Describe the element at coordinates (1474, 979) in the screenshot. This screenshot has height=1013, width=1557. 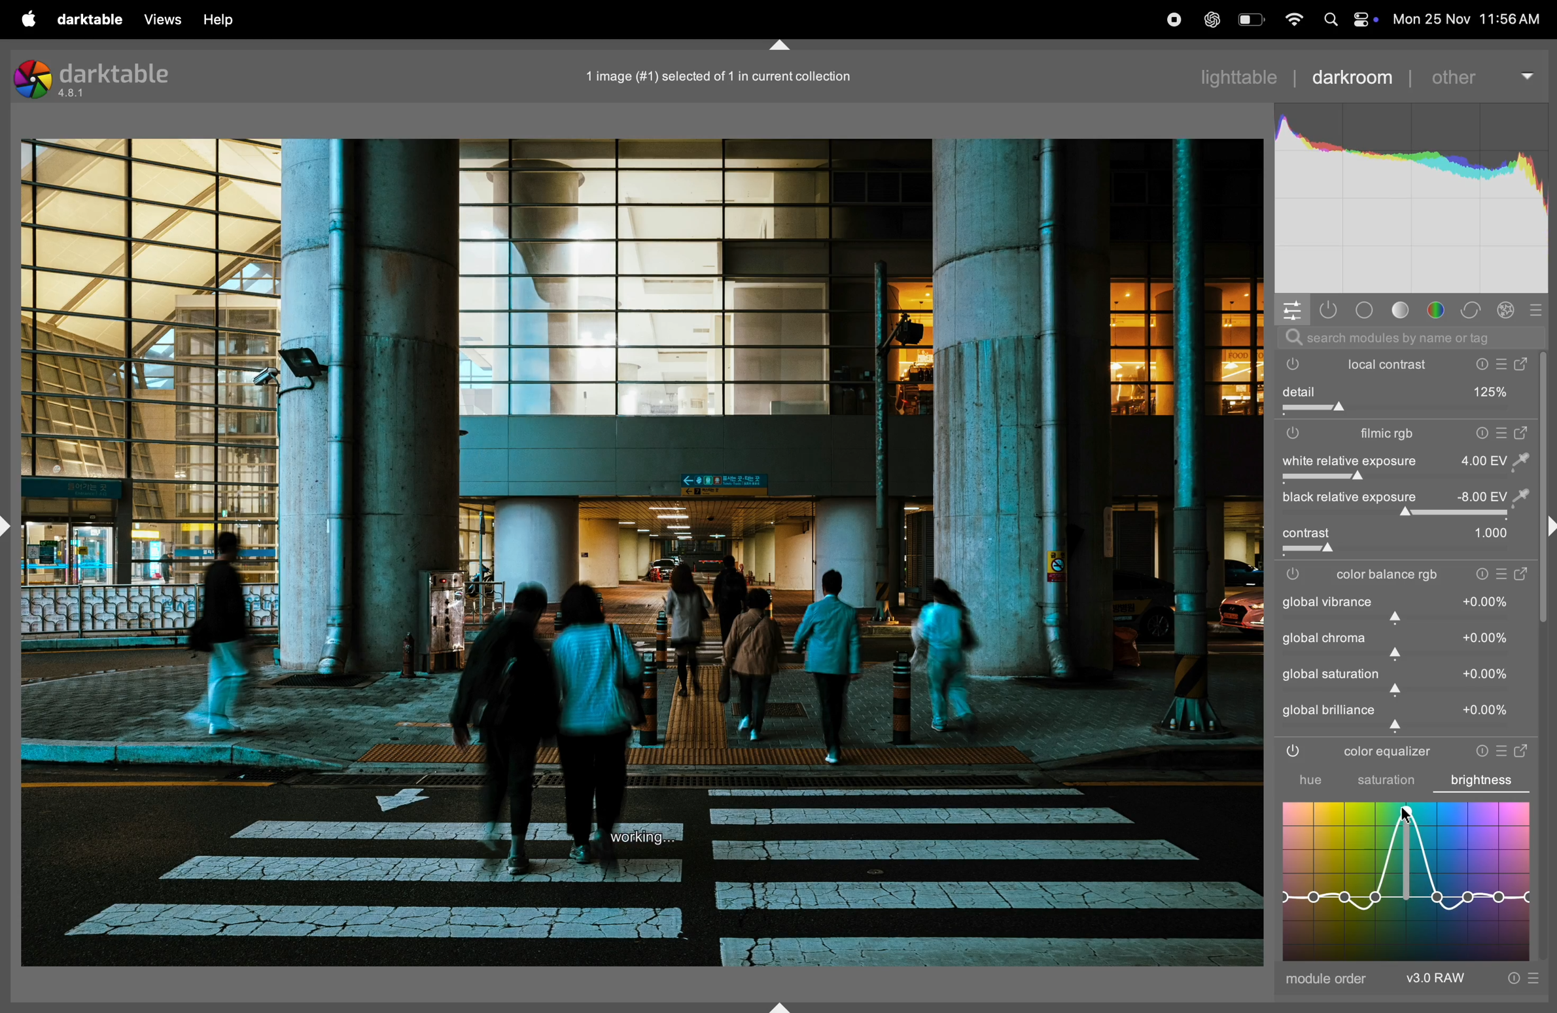
I see `raw` at that location.